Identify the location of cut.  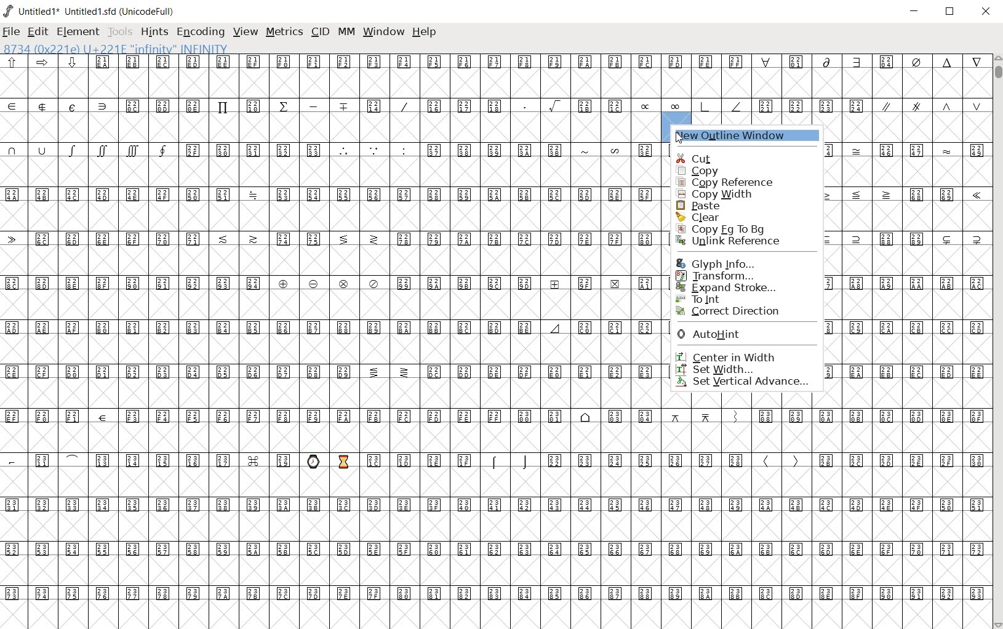
(701, 156).